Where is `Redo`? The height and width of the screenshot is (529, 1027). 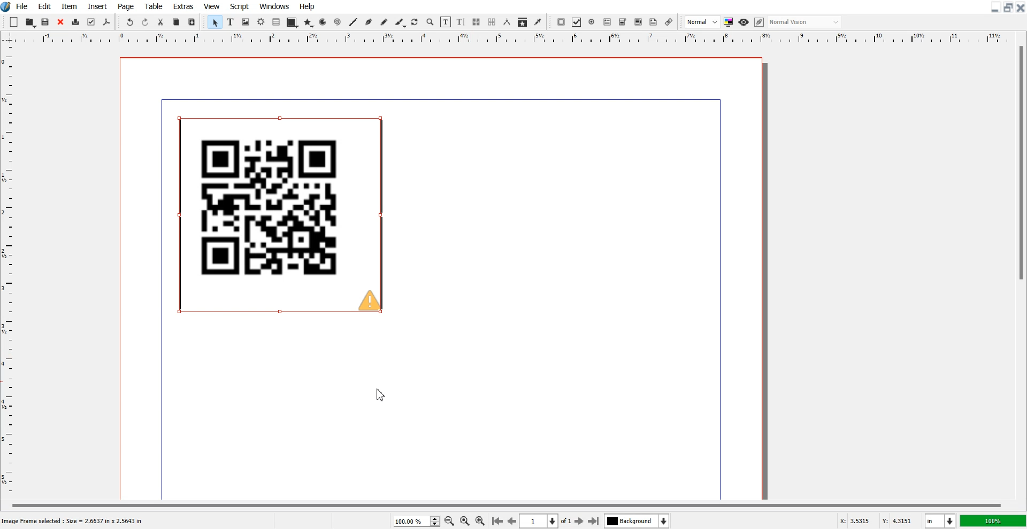
Redo is located at coordinates (145, 21).